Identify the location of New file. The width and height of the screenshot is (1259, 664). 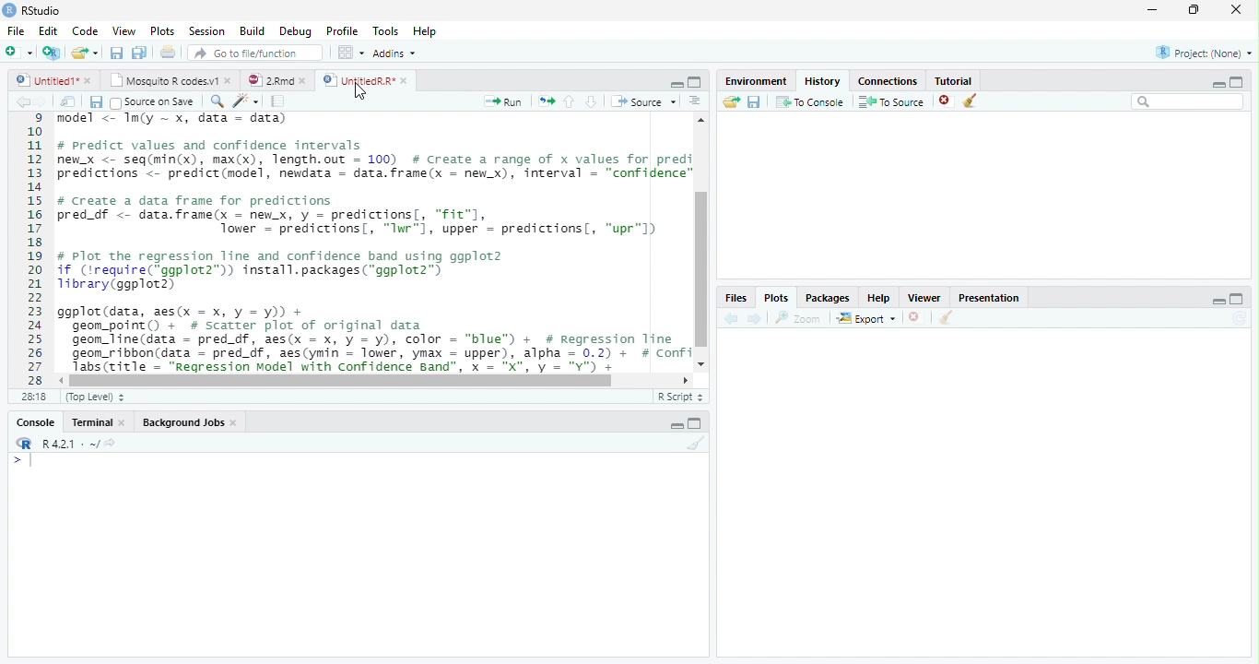
(18, 53).